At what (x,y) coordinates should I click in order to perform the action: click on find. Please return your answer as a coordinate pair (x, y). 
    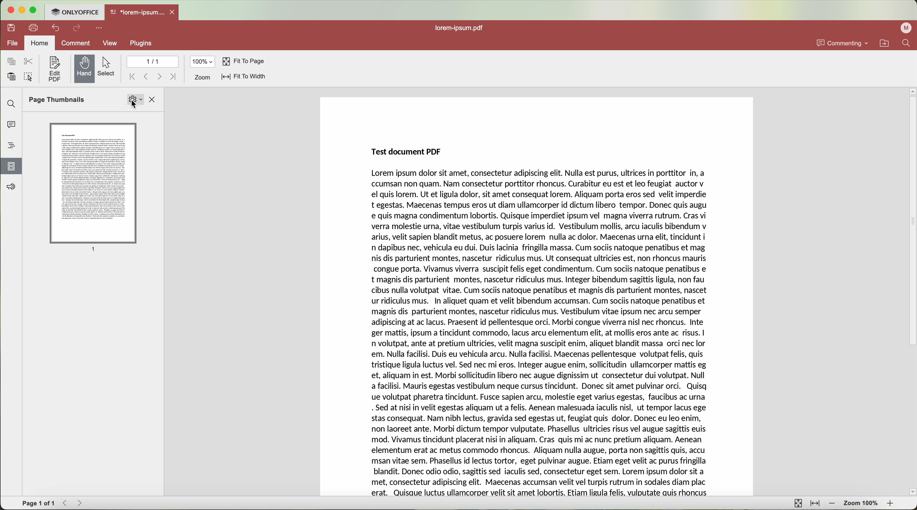
    Looking at the image, I should click on (10, 104).